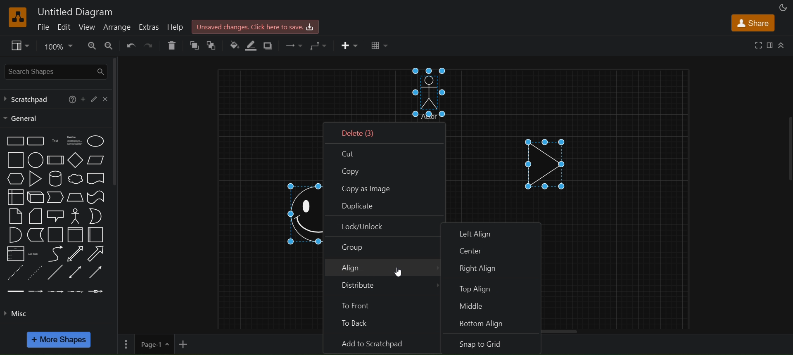  I want to click on help, so click(176, 27).